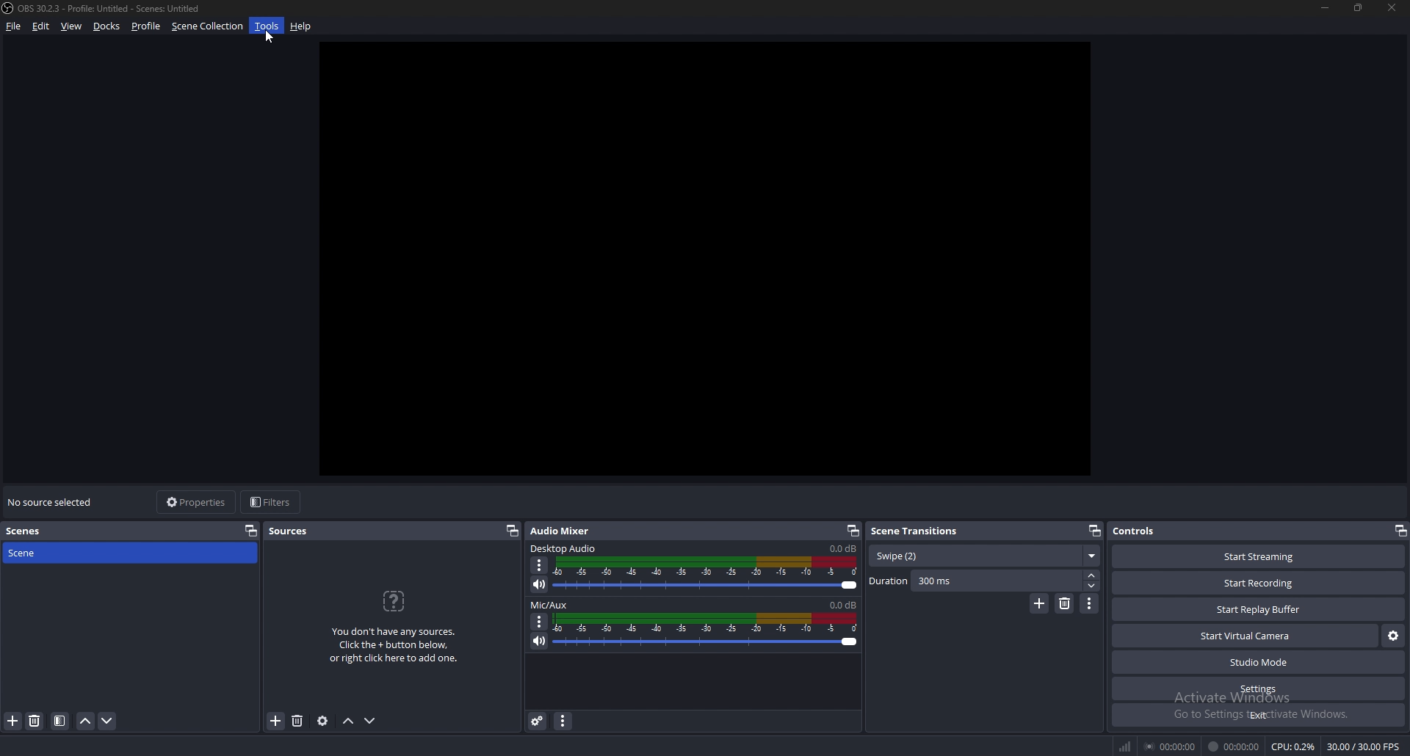 The width and height of the screenshot is (1410, 756). I want to click on resize, so click(1360, 7).